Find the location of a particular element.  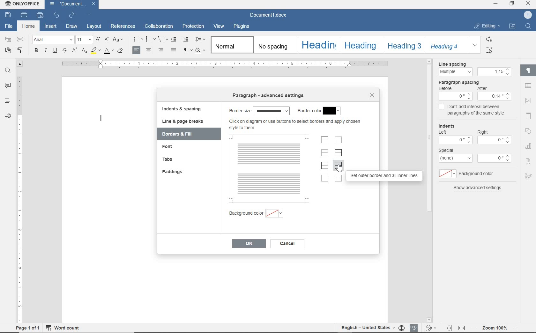

font is located at coordinates (52, 40).